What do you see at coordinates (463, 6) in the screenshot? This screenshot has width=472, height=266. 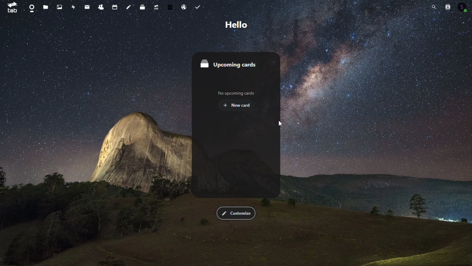 I see `Account icon` at bounding box center [463, 6].